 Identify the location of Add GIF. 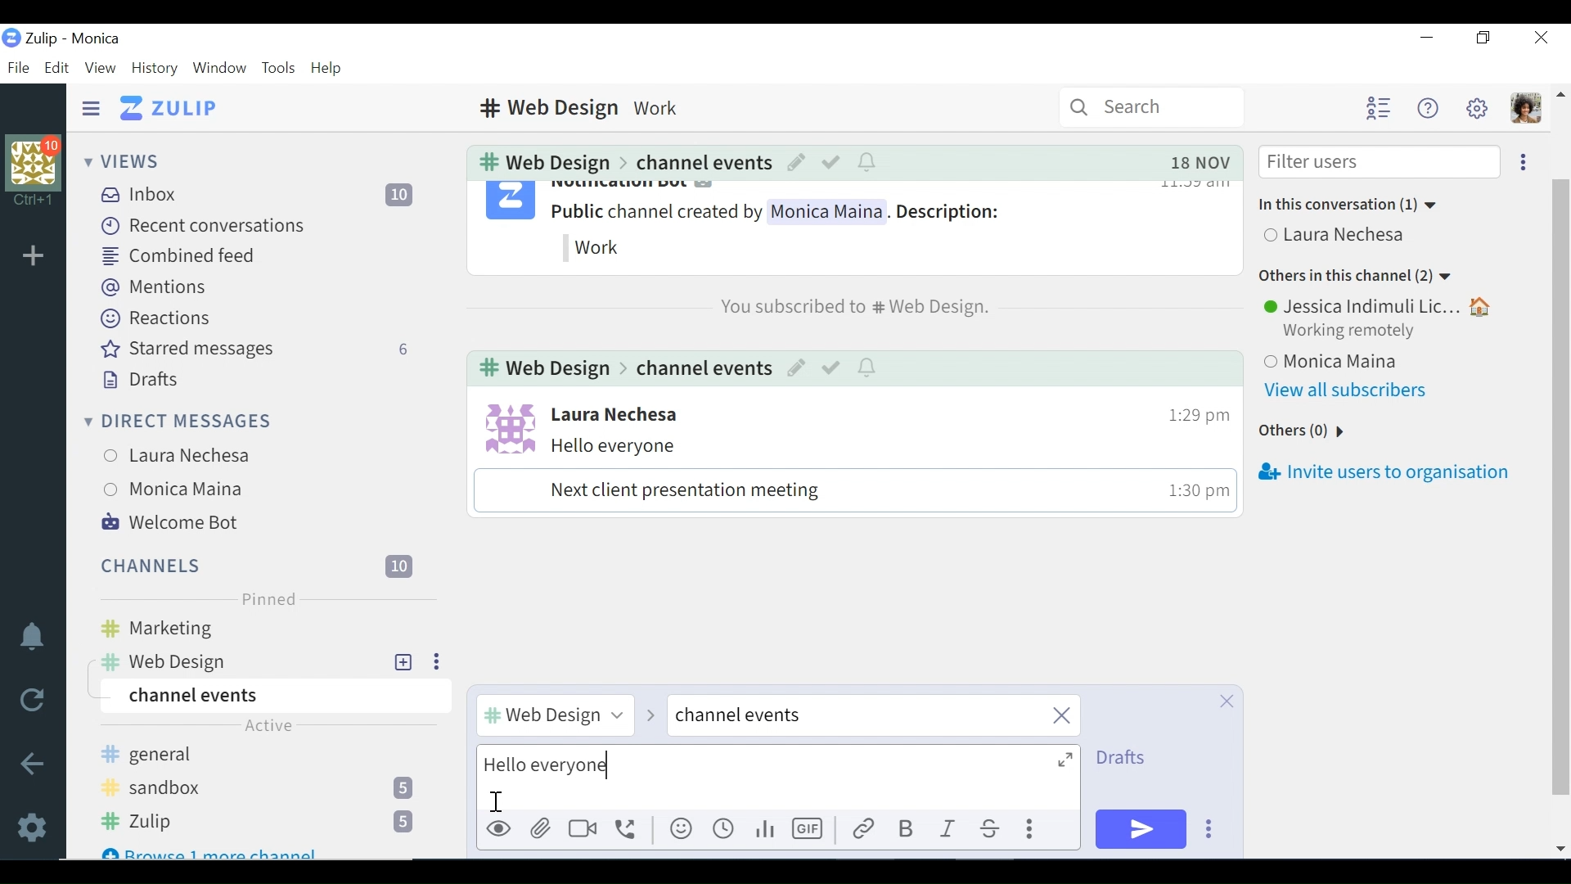
(811, 829).